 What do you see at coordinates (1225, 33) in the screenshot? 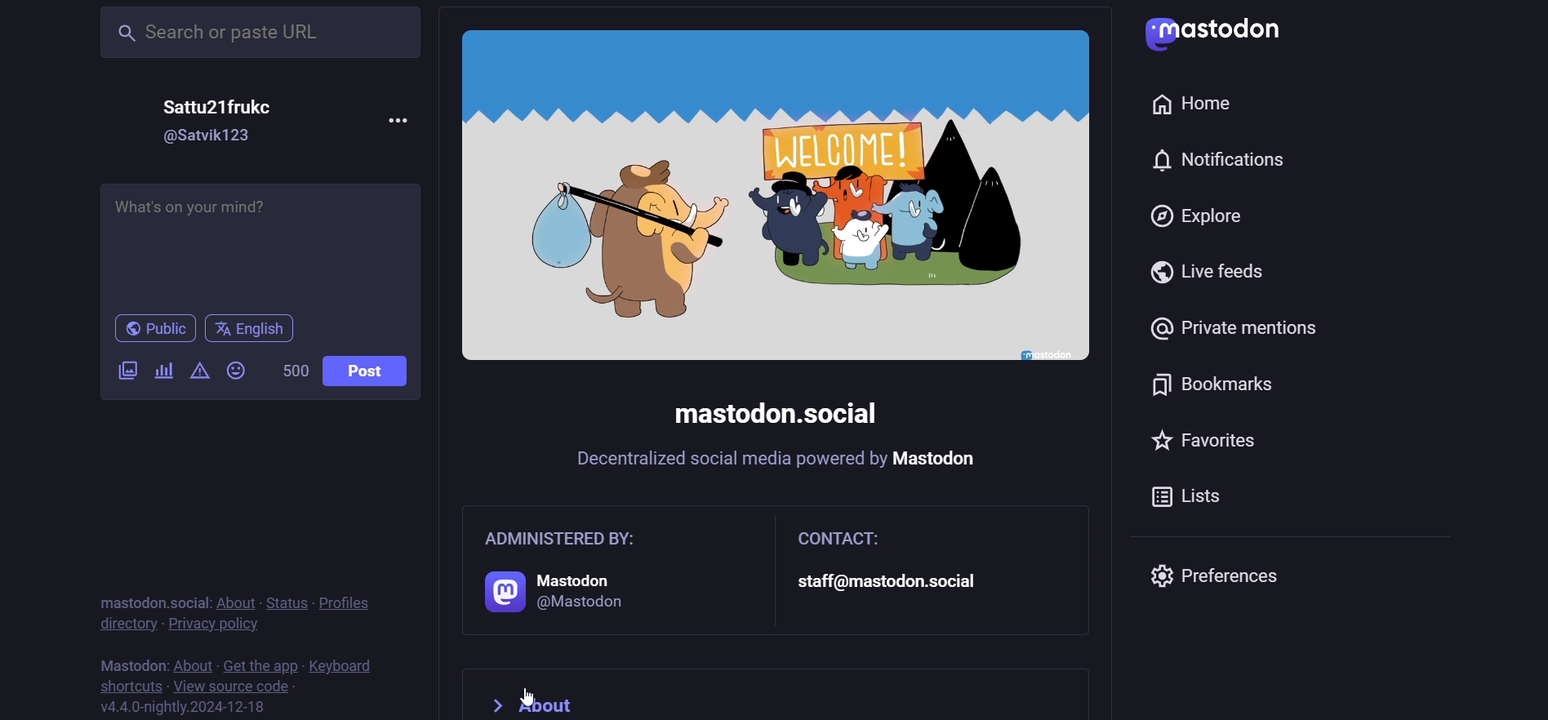
I see `logo` at bounding box center [1225, 33].